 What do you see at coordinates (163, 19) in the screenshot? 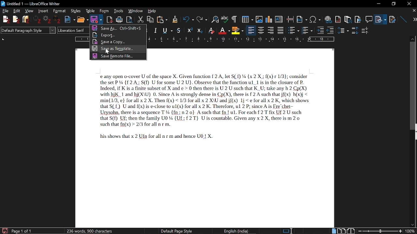
I see `Paste` at bounding box center [163, 19].